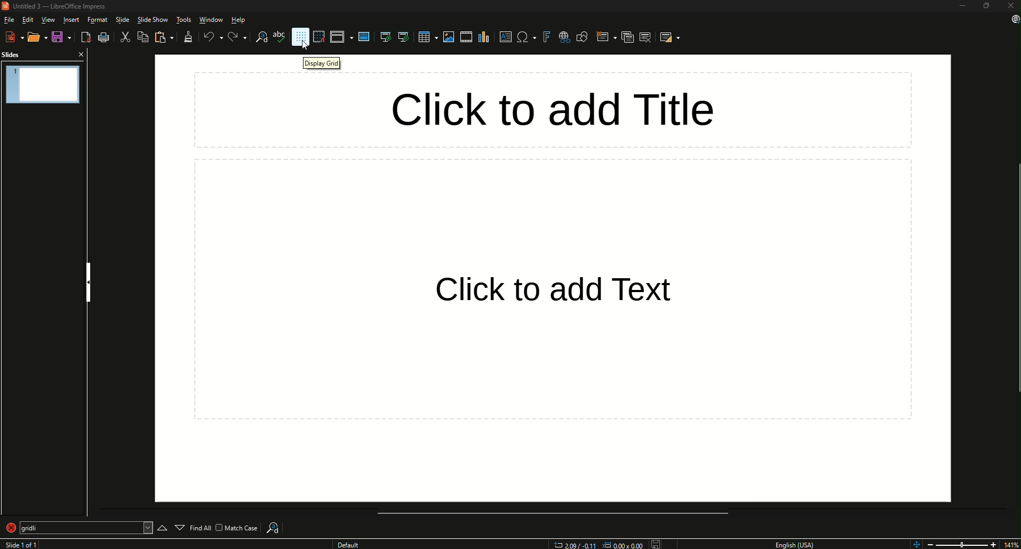  What do you see at coordinates (159, 524) in the screenshot?
I see `Up` at bounding box center [159, 524].